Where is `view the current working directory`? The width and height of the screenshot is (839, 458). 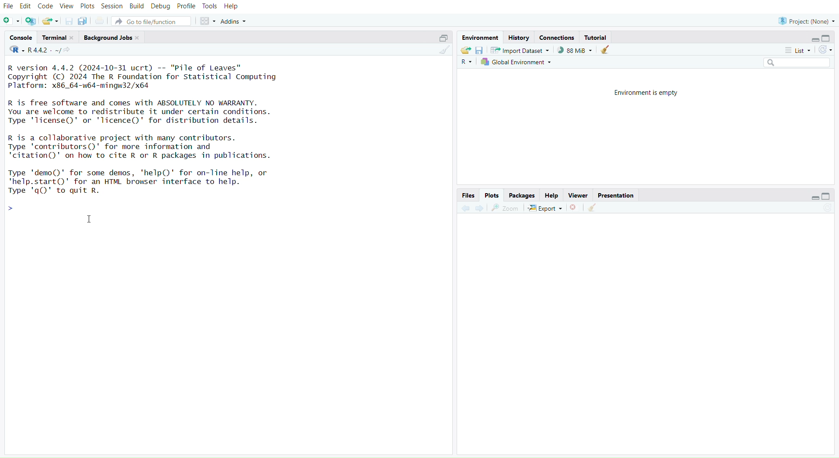 view the current working directory is located at coordinates (68, 50).